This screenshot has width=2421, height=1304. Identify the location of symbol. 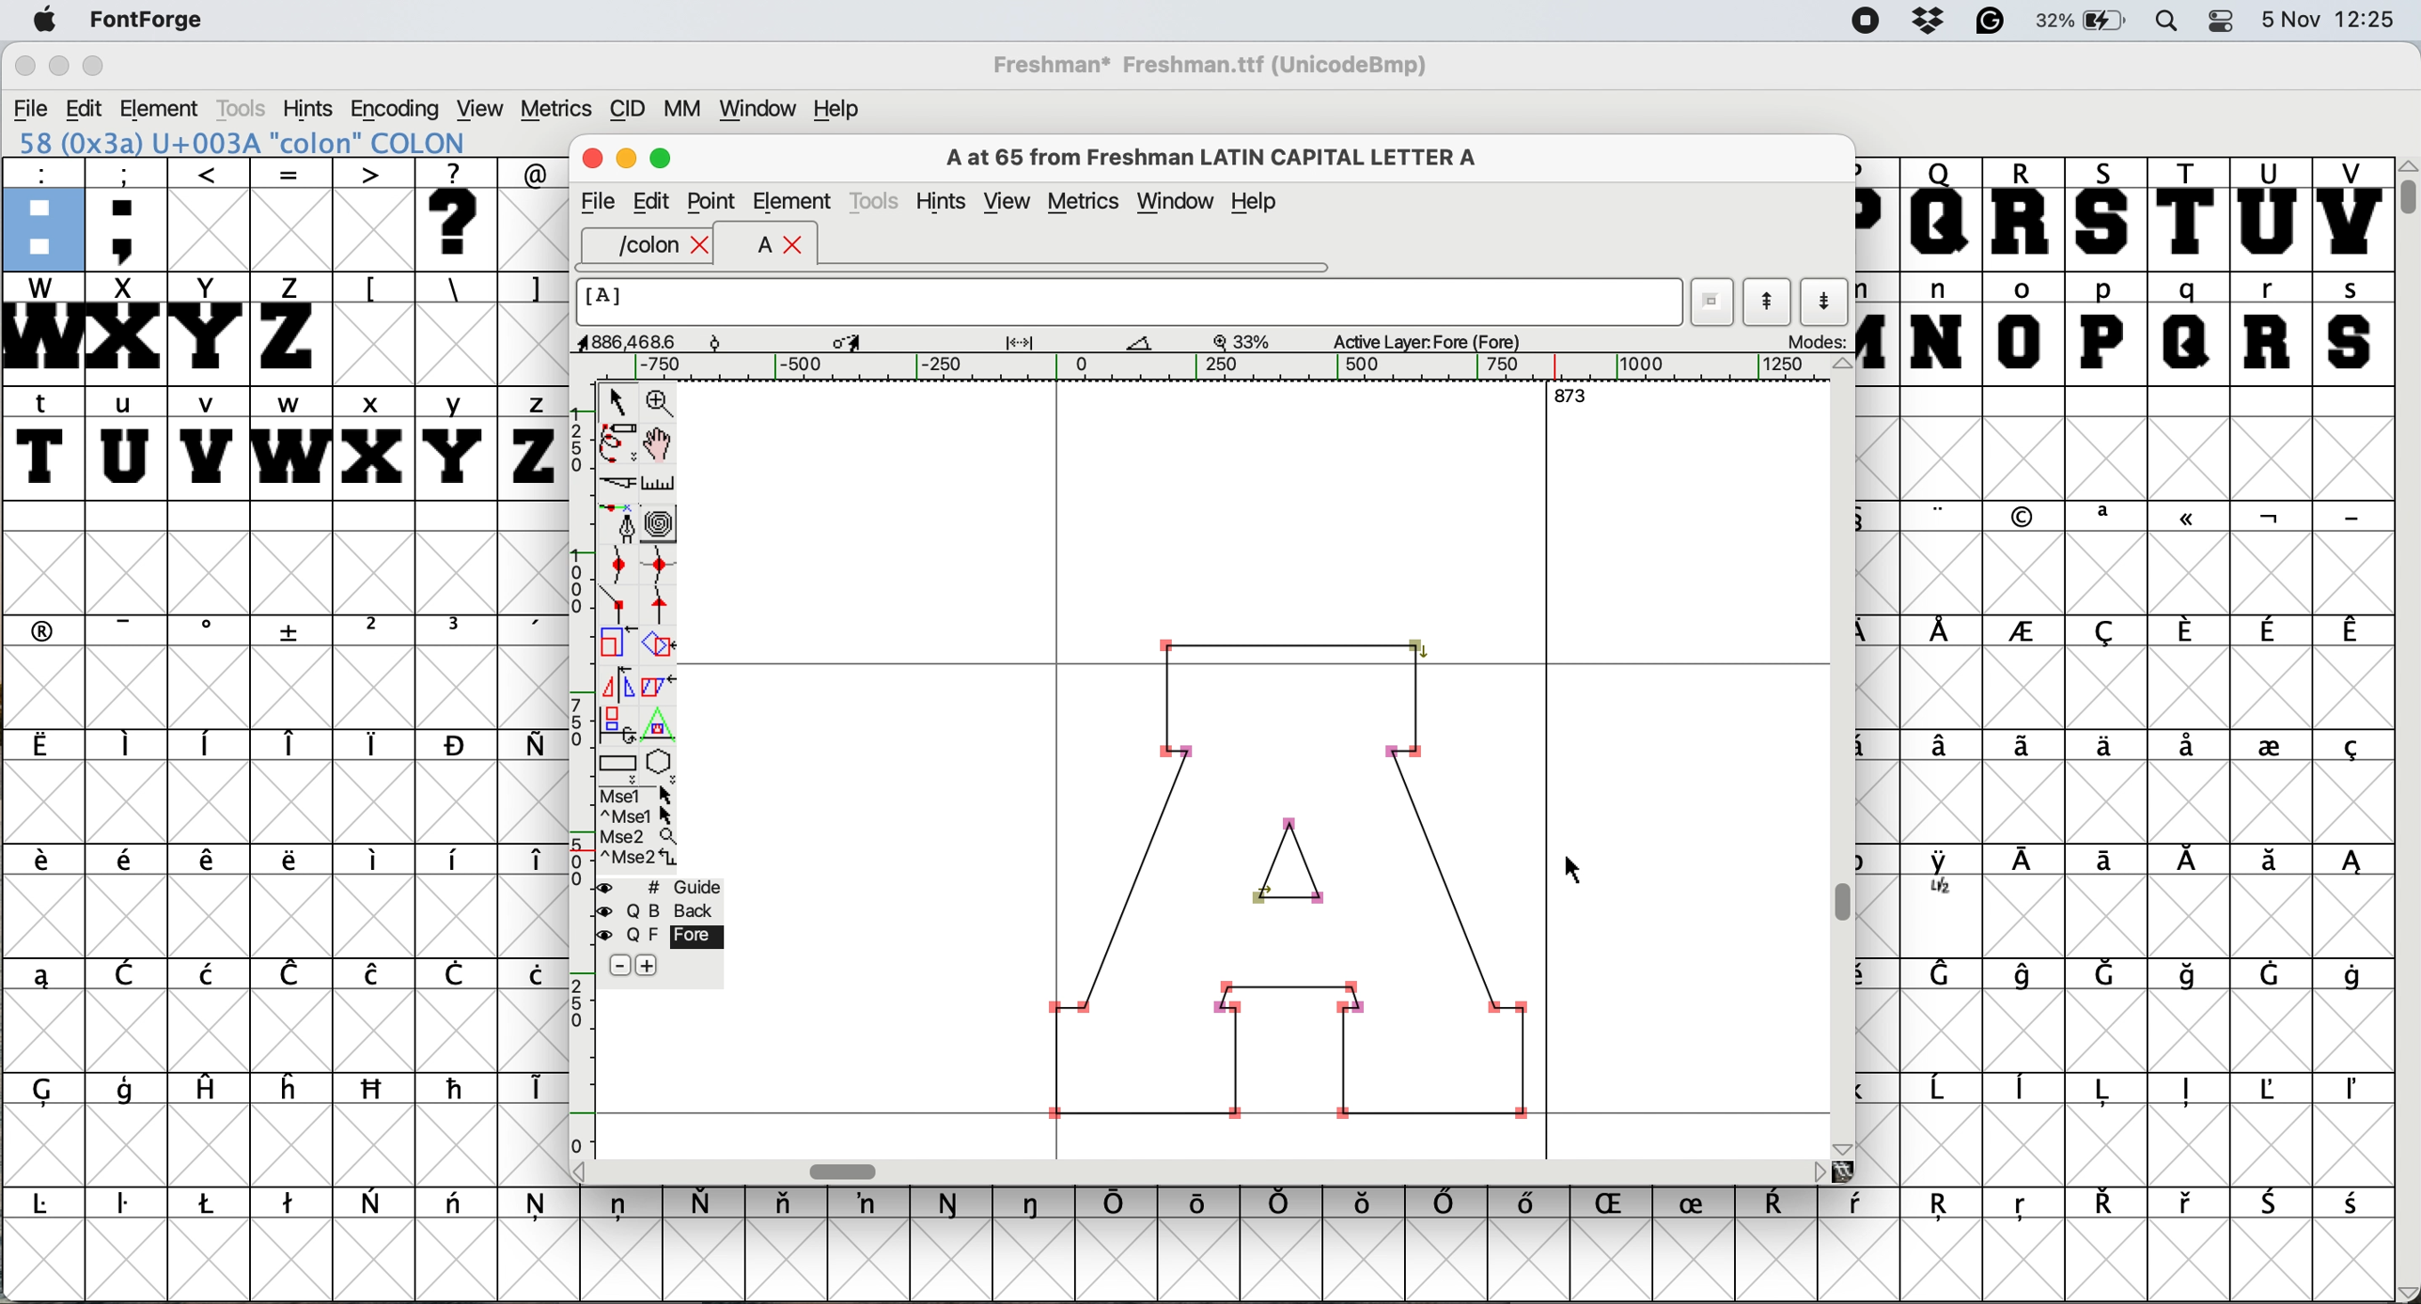
(2185, 630).